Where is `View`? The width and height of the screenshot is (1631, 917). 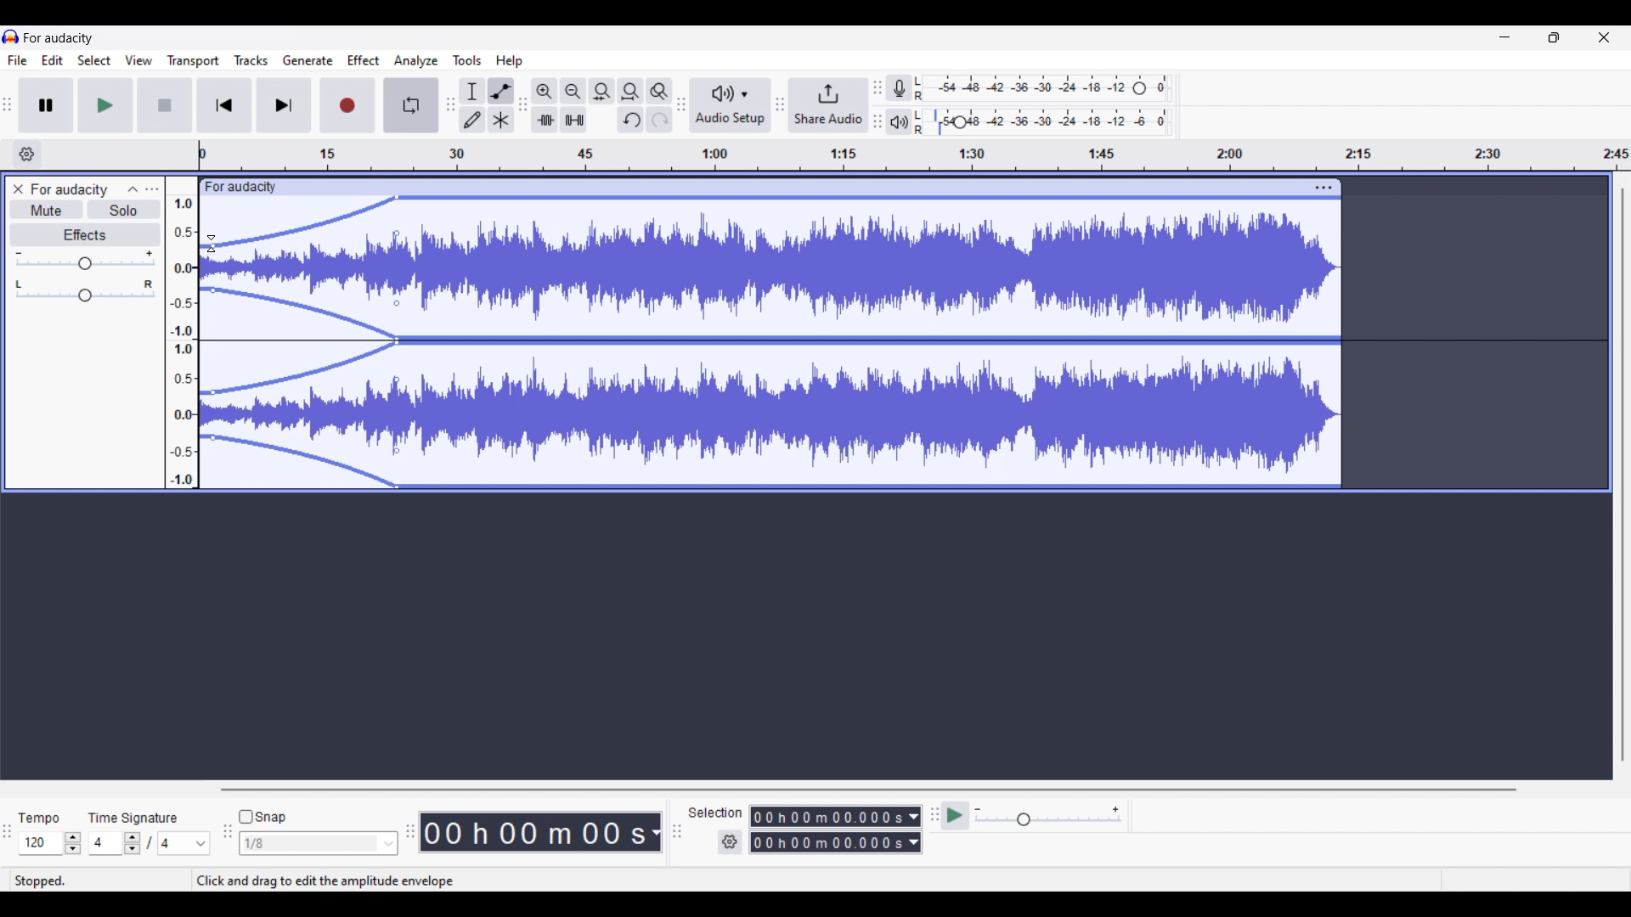 View is located at coordinates (138, 60).